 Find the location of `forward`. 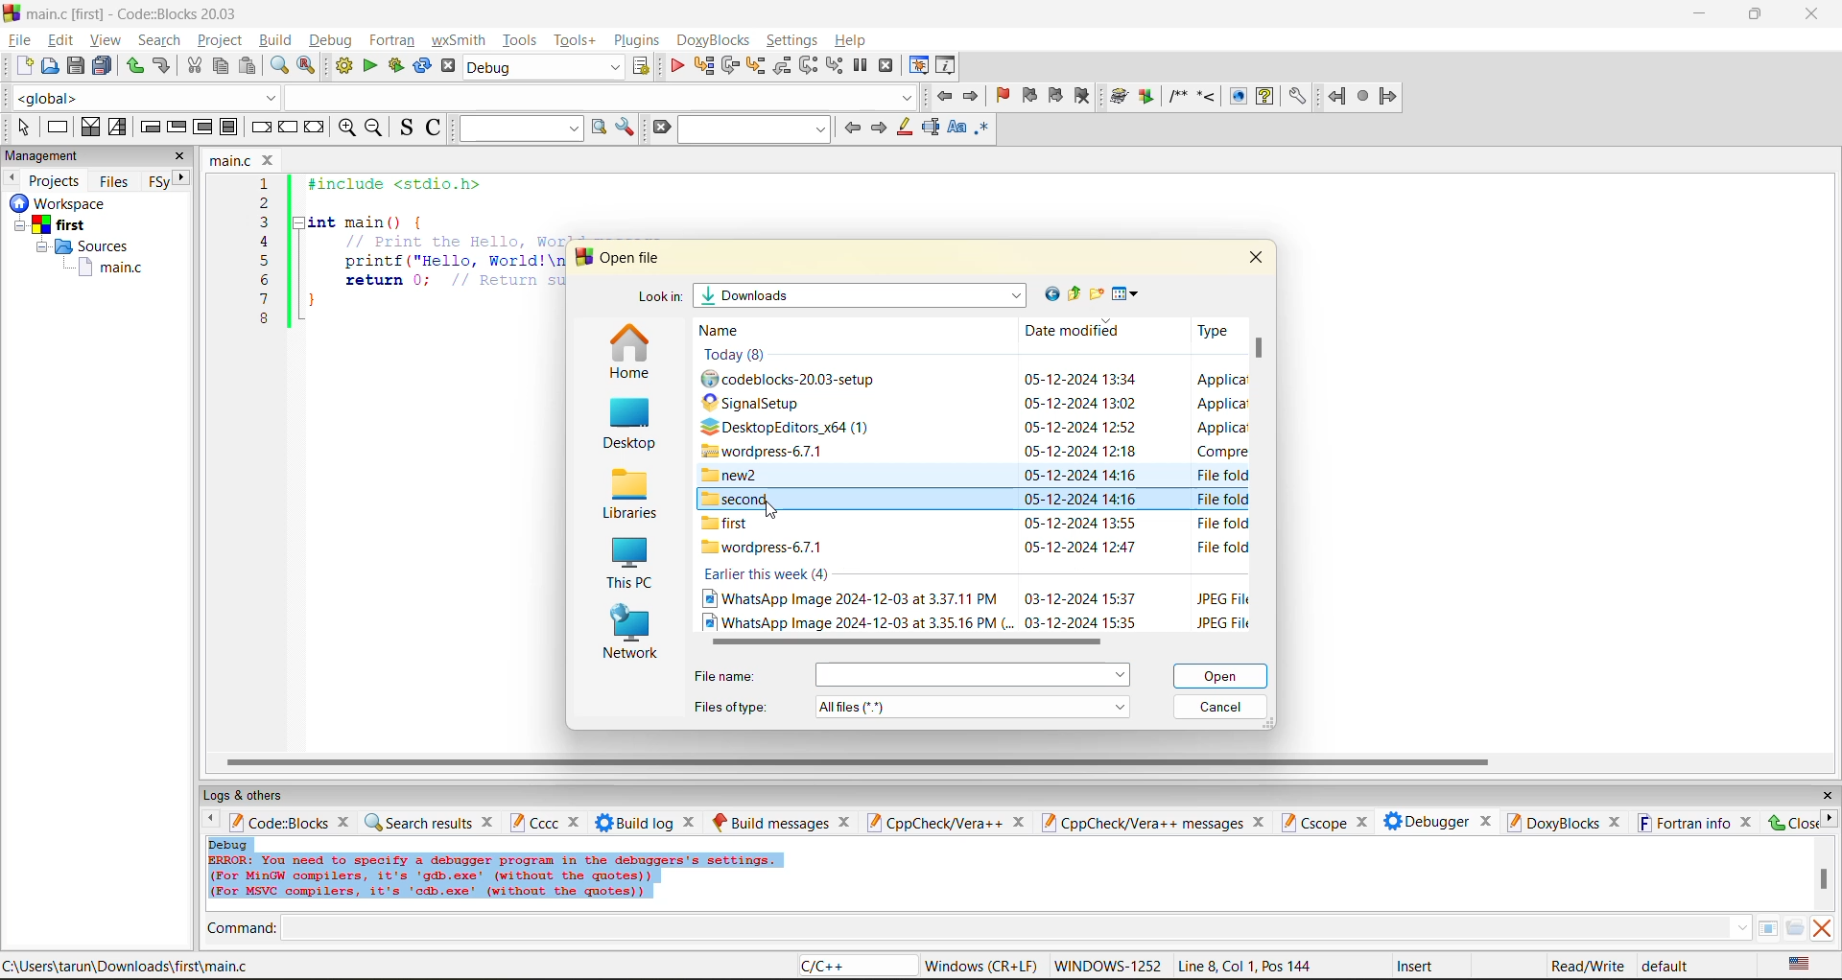

forward is located at coordinates (1388, 96).